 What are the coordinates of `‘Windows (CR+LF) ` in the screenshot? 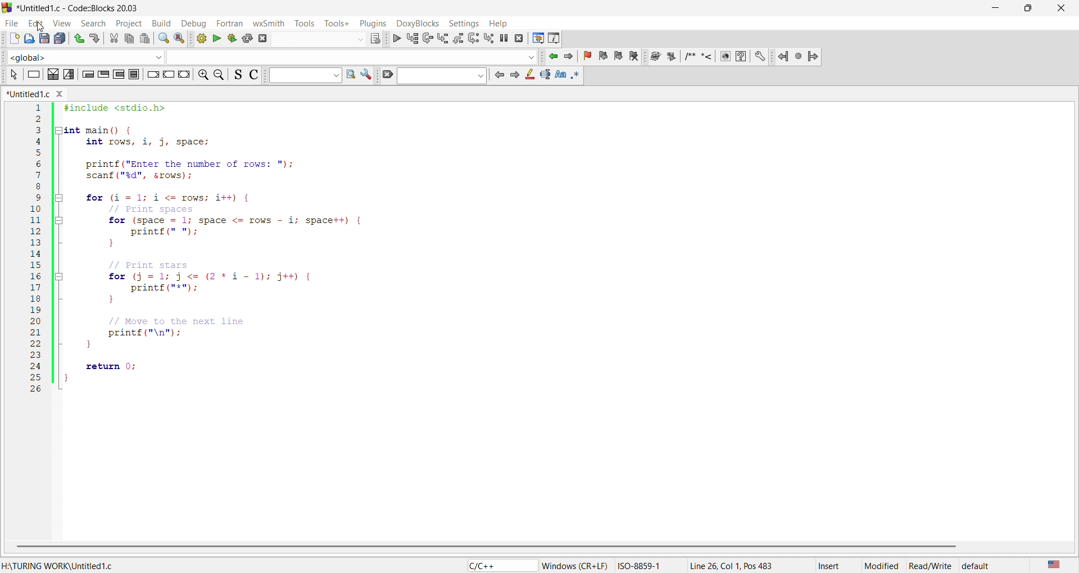 It's located at (575, 565).